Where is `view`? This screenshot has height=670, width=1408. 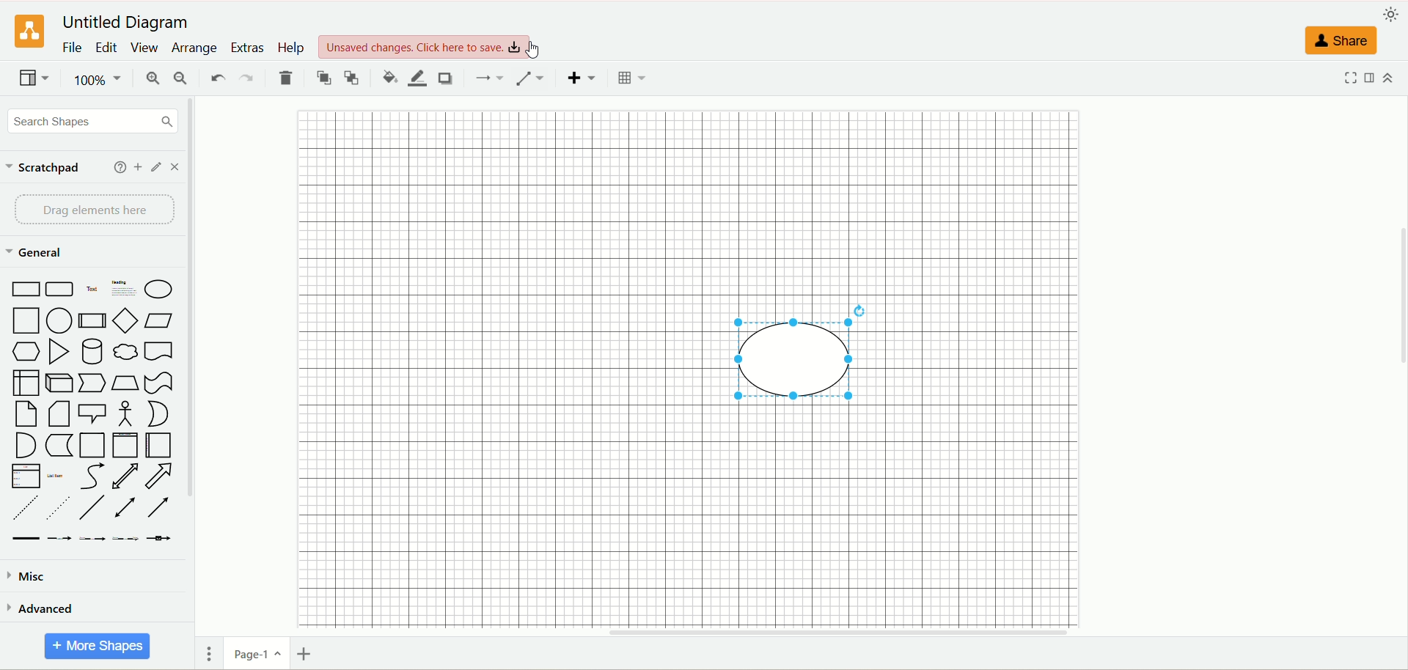
view is located at coordinates (33, 78).